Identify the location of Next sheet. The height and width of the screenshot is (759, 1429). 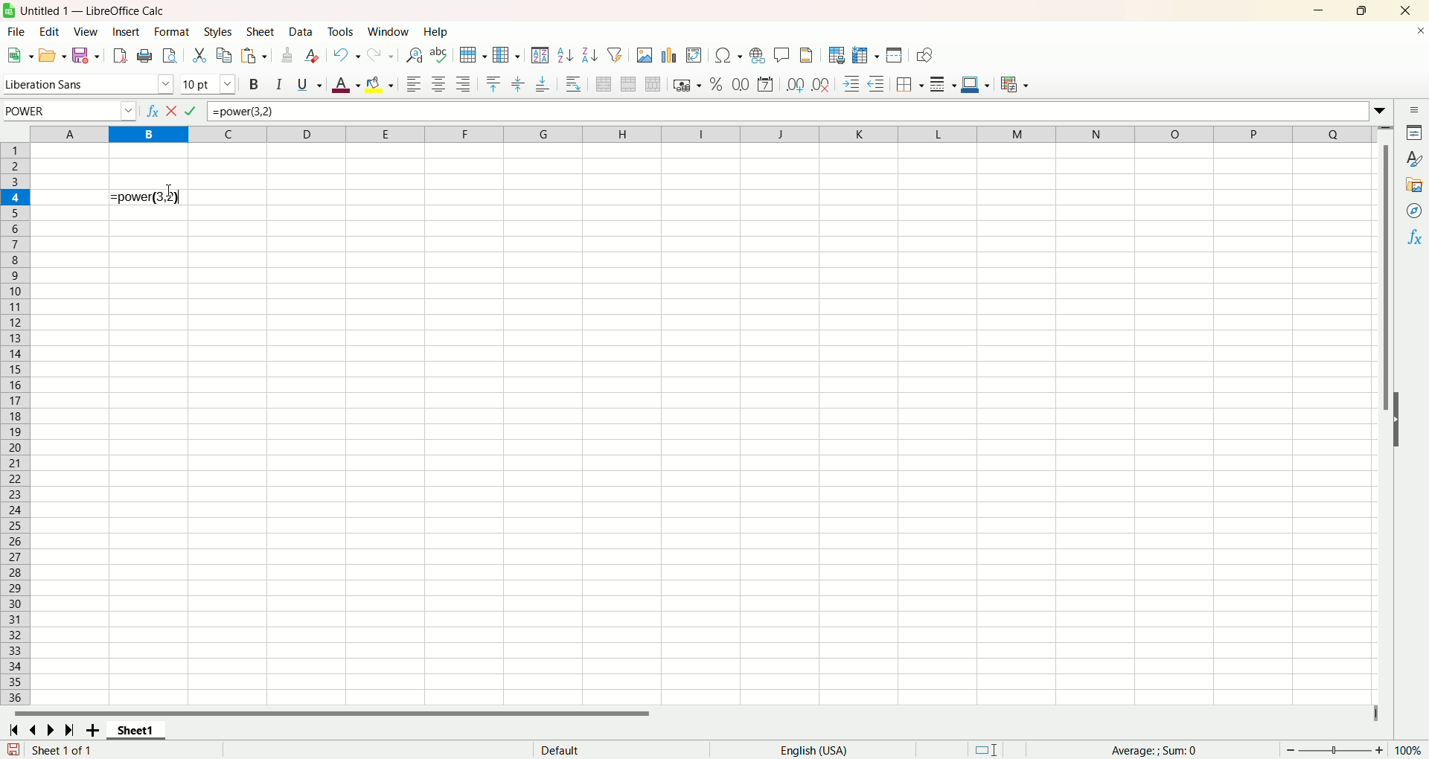
(54, 731).